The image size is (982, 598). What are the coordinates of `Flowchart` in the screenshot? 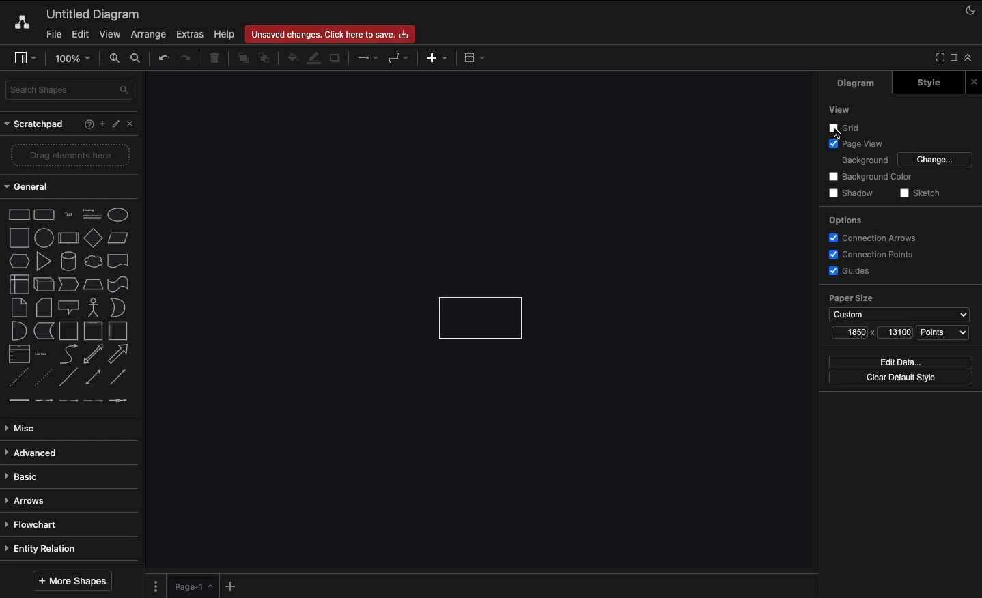 It's located at (40, 526).